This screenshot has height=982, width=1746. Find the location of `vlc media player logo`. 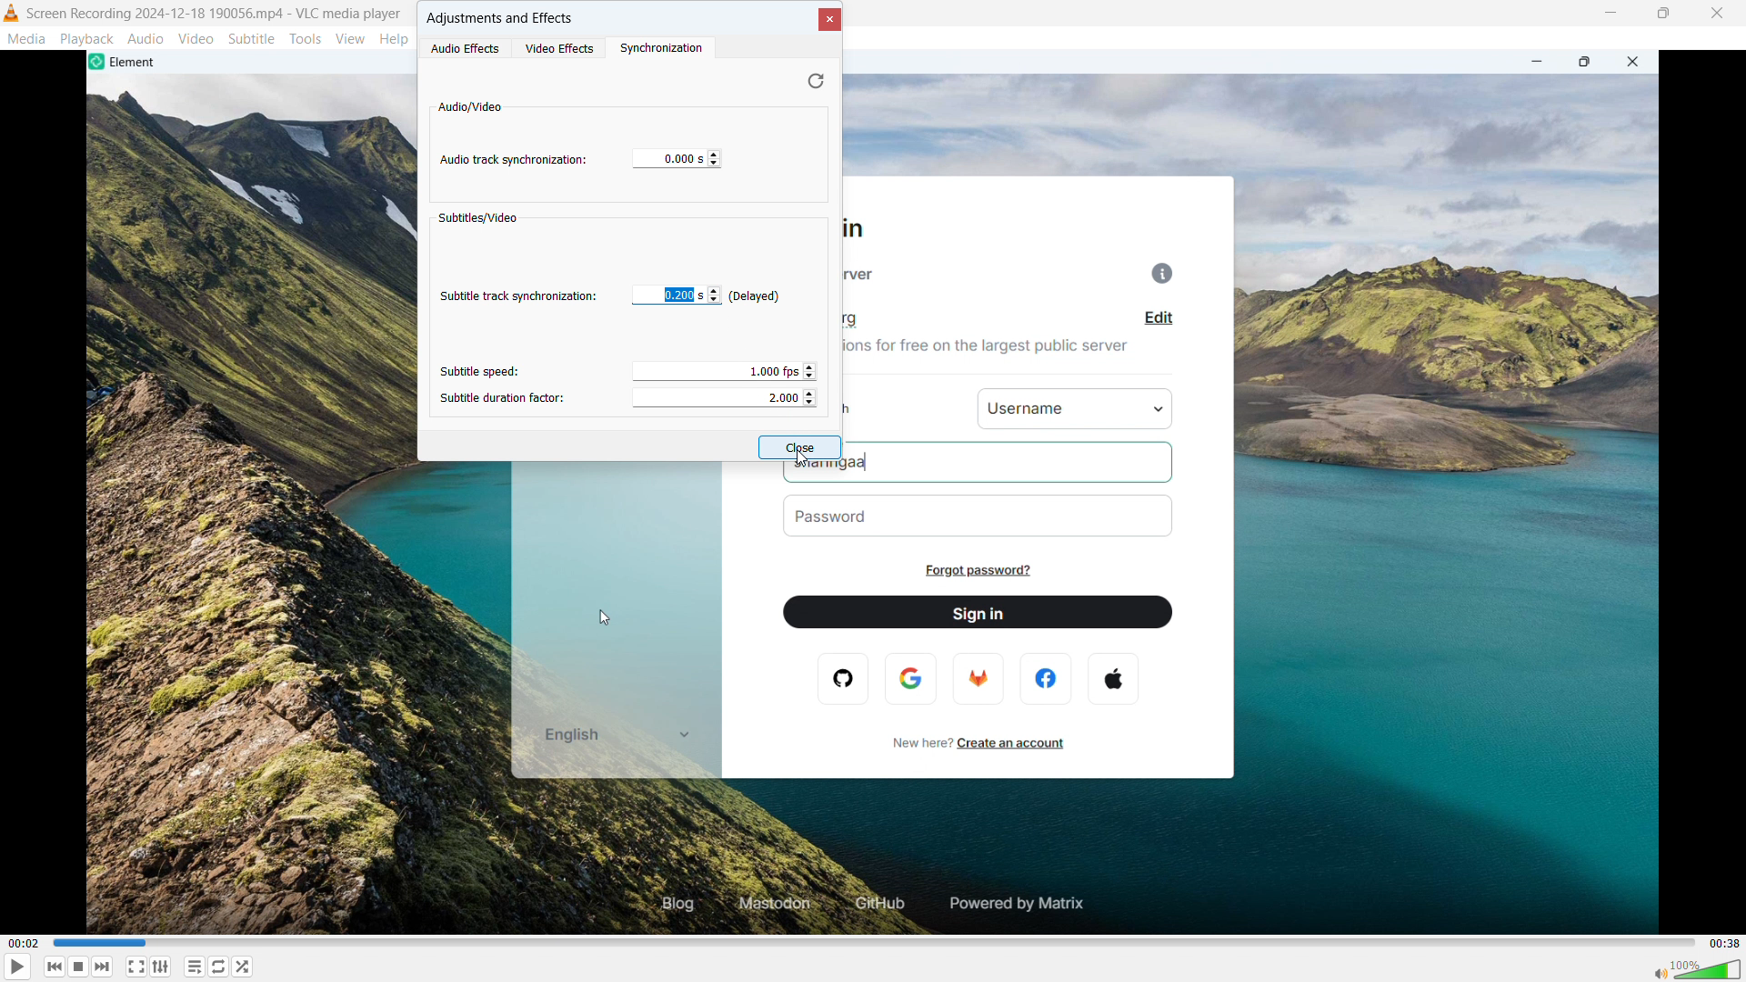

vlc media player logo is located at coordinates (12, 14).